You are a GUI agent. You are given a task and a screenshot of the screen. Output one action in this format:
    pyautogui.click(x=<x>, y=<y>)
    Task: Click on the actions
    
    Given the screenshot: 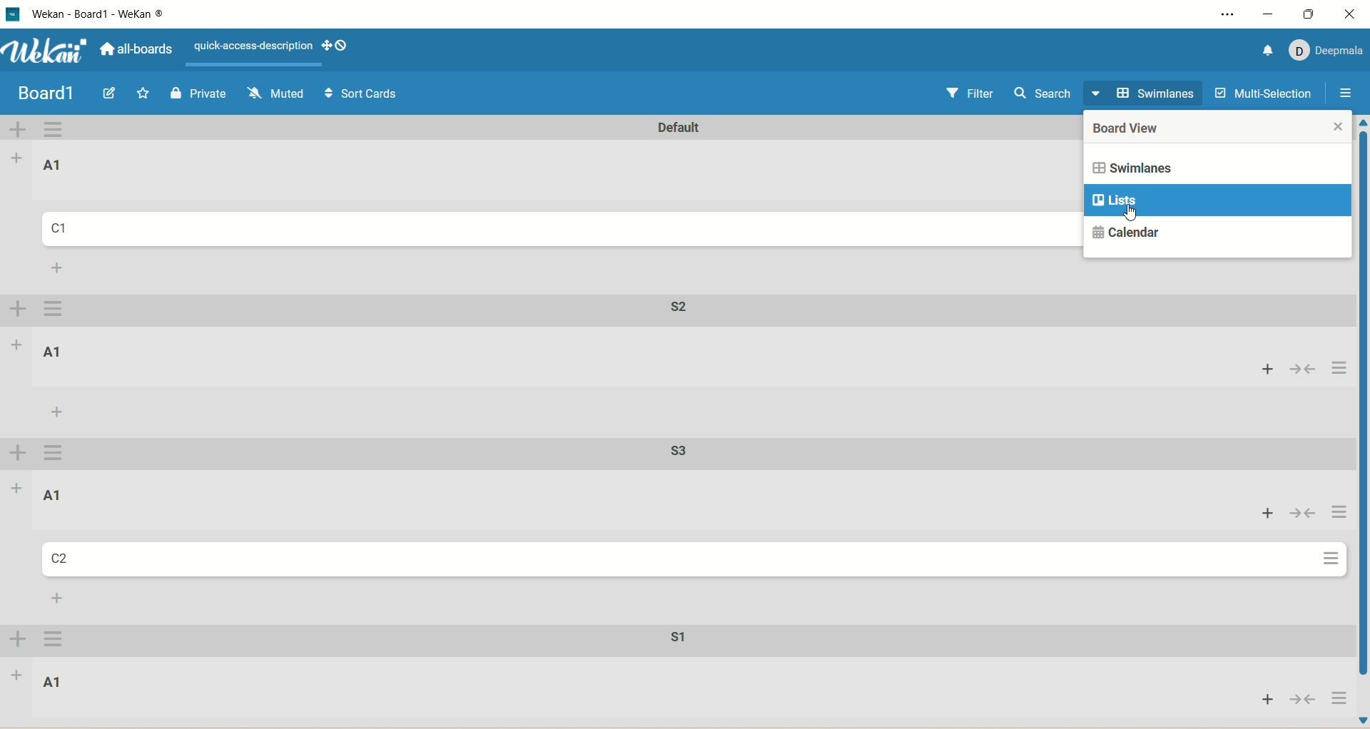 What is the action you would take?
    pyautogui.click(x=1330, y=561)
    